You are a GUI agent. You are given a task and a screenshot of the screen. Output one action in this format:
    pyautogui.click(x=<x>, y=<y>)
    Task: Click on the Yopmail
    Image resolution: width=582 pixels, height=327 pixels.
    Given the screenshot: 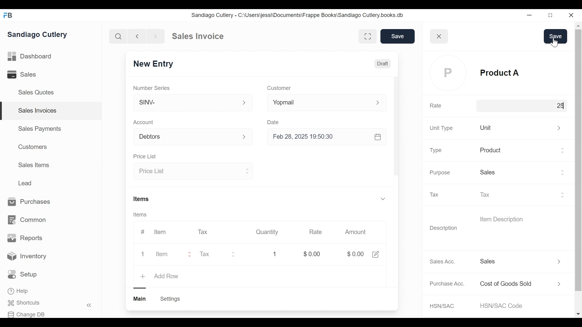 What is the action you would take?
    pyautogui.click(x=328, y=103)
    